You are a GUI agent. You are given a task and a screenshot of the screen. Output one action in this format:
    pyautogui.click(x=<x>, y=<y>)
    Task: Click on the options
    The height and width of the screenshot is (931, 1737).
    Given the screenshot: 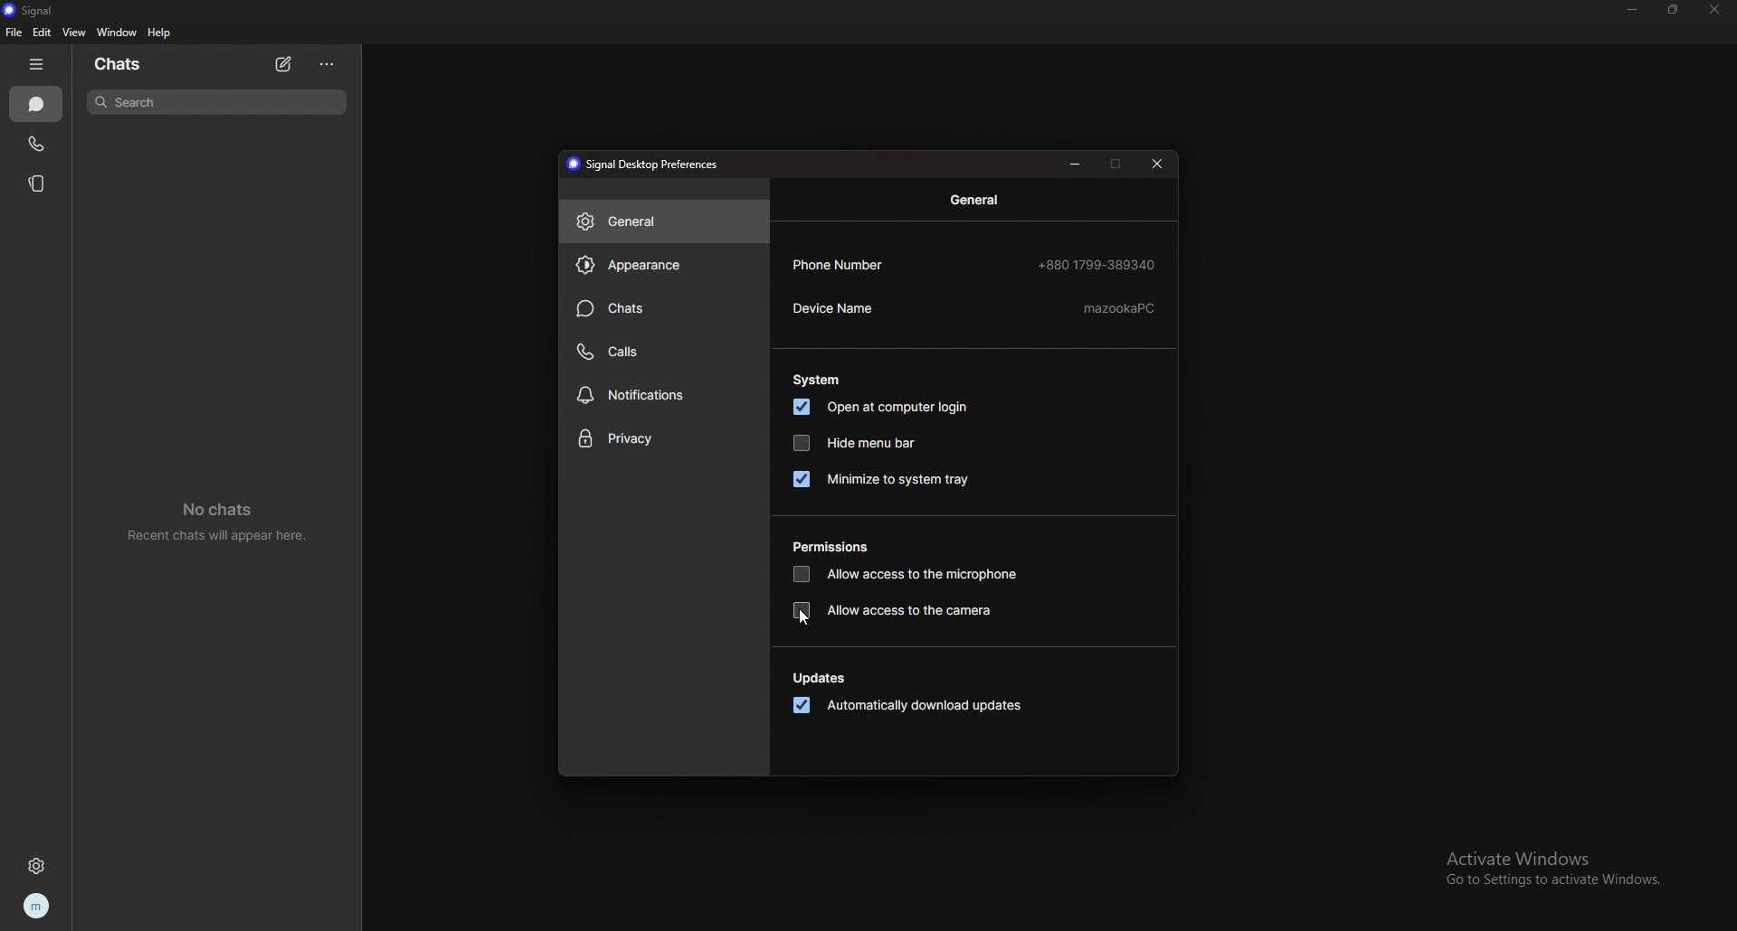 What is the action you would take?
    pyautogui.click(x=327, y=63)
    